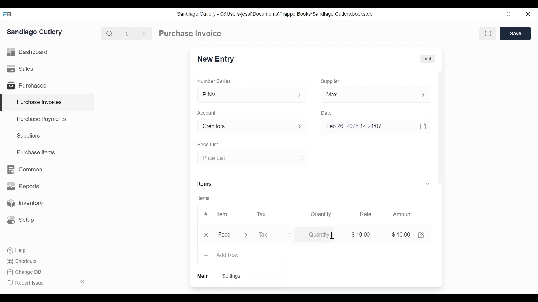  Describe the element at coordinates (35, 32) in the screenshot. I see `Sandiago Cutlery` at that location.